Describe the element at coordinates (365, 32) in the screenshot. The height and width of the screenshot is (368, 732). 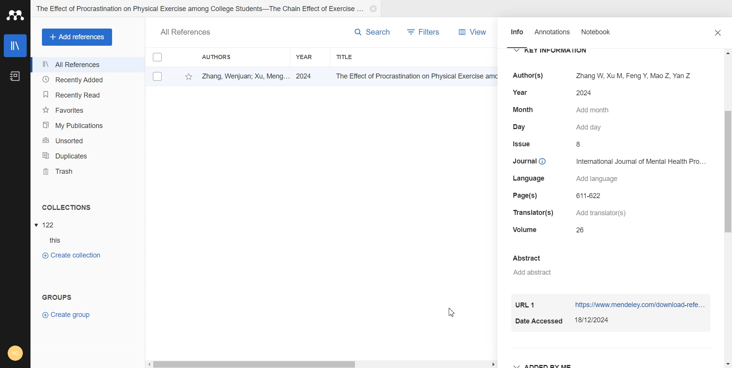
I see `Search` at that location.